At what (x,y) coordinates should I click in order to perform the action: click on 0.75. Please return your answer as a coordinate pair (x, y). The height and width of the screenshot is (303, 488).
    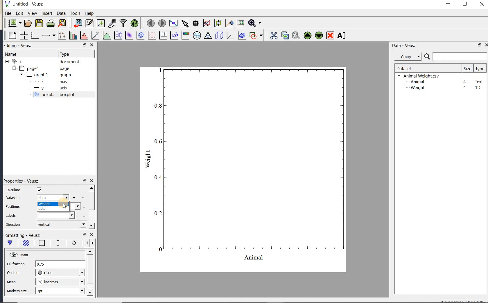
    Looking at the image, I should click on (60, 264).